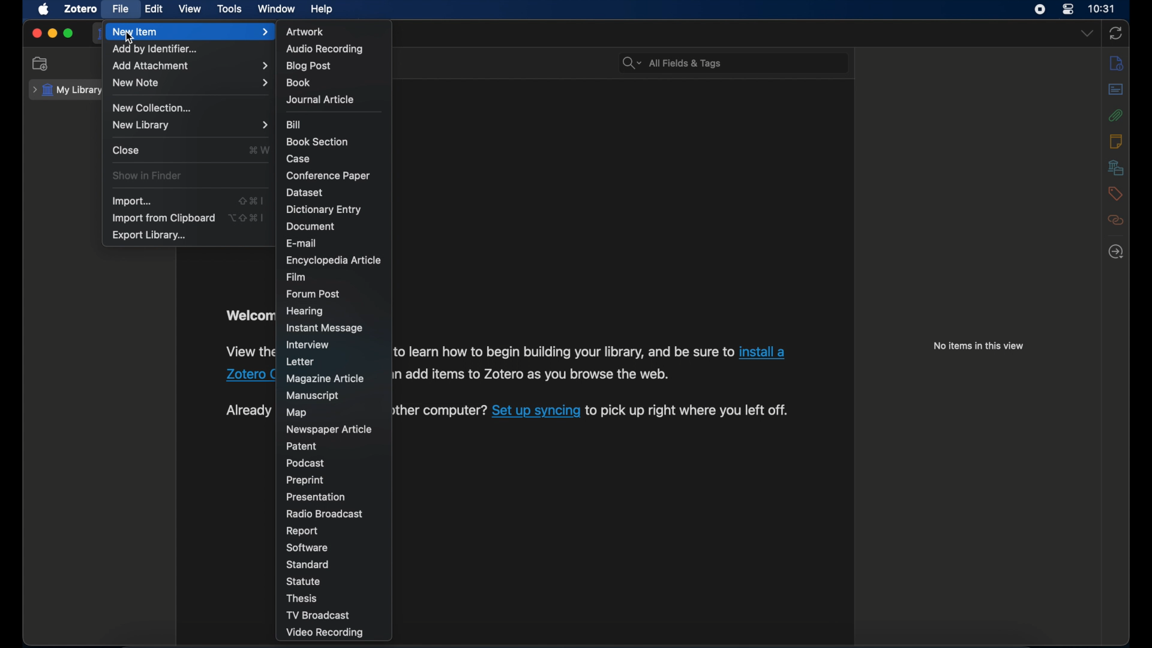 The image size is (1152, 648). What do you see at coordinates (299, 159) in the screenshot?
I see `case` at bounding box center [299, 159].